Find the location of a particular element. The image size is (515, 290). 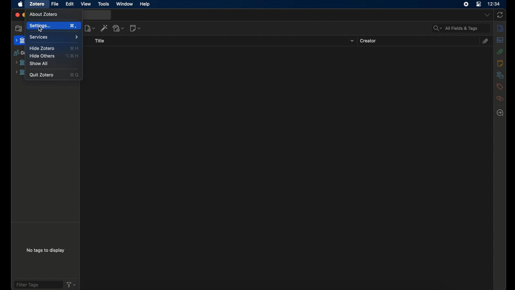

view is located at coordinates (86, 4).